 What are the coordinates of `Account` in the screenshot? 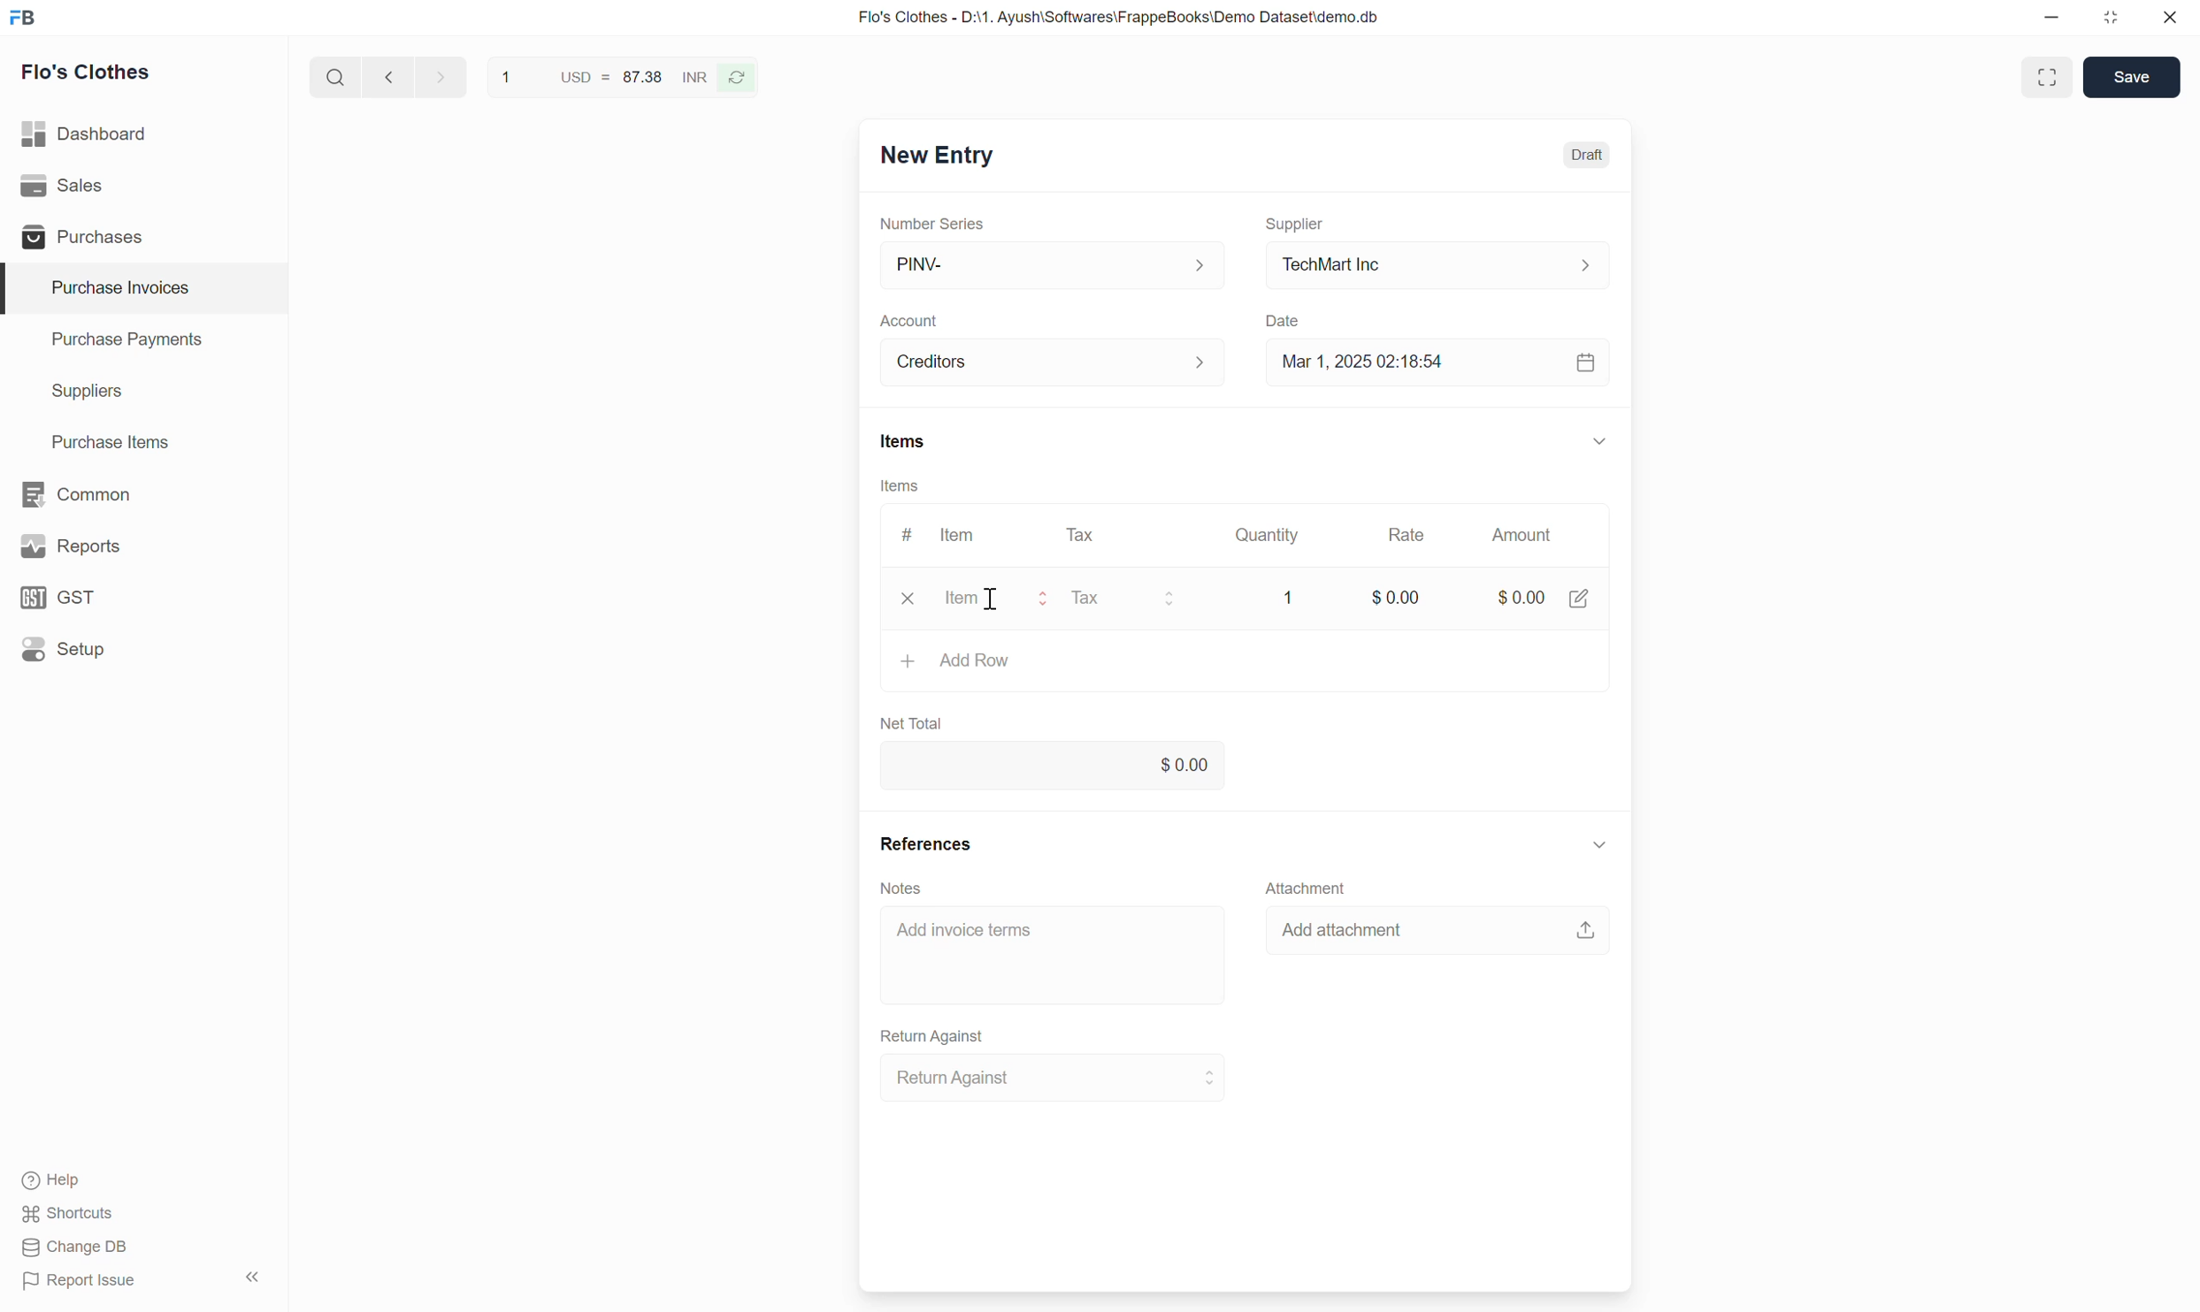 It's located at (908, 322).